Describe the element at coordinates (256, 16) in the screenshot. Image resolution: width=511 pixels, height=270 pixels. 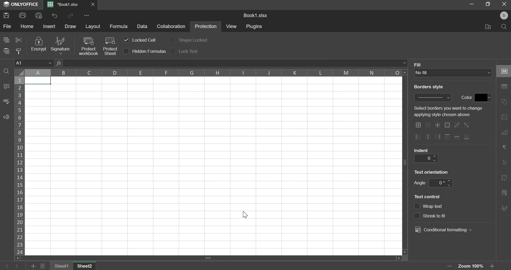
I see `Book1.xlsx` at that location.